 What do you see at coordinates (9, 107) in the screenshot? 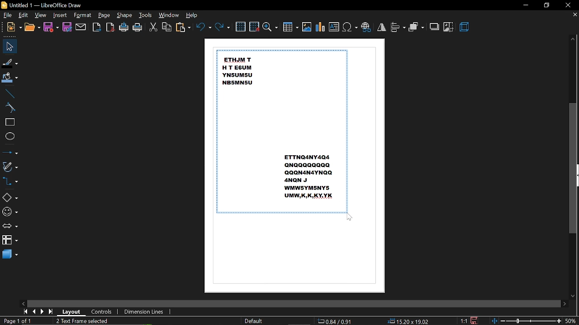
I see `curve` at bounding box center [9, 107].